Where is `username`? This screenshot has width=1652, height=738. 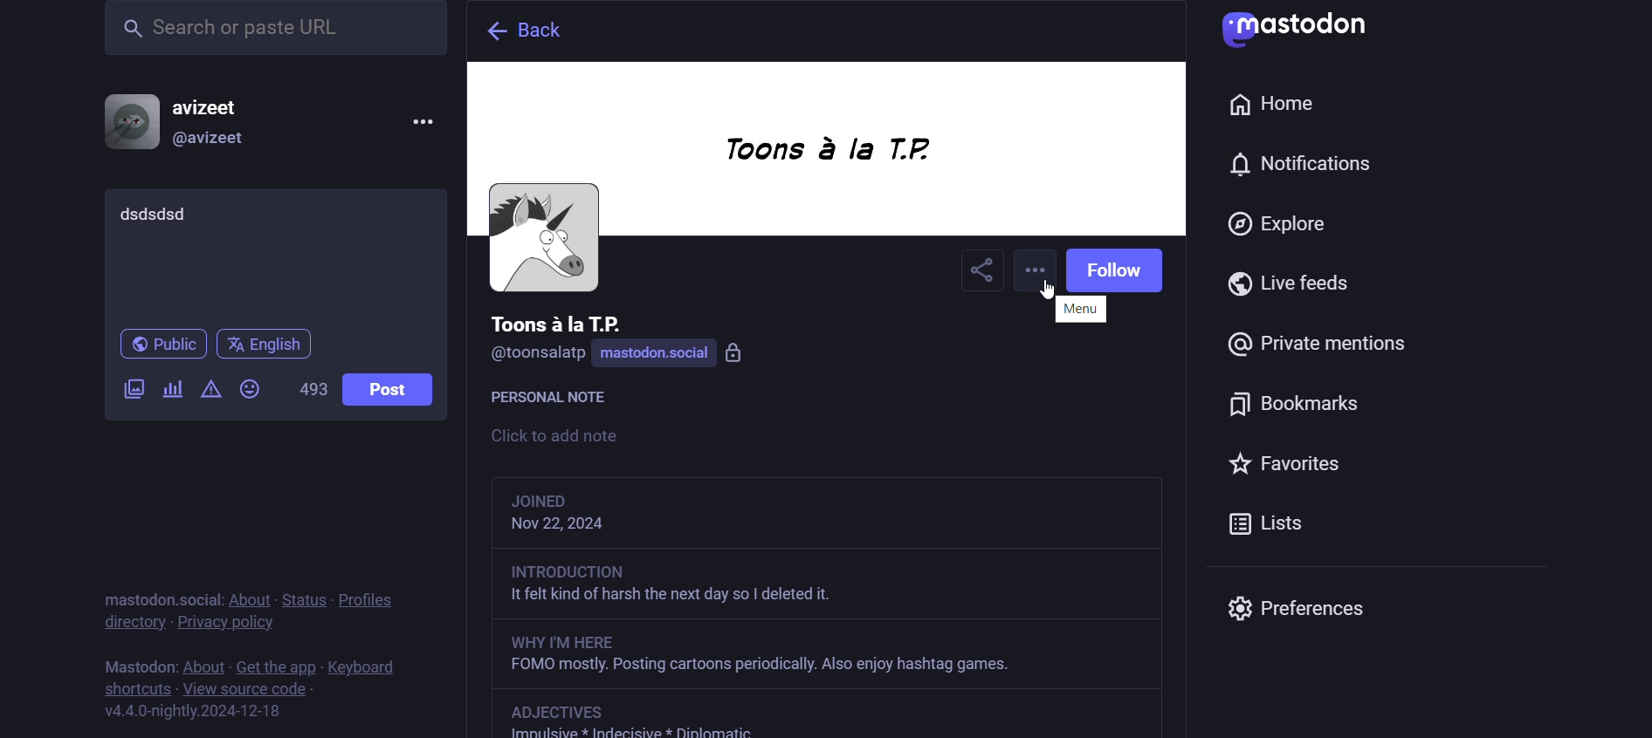 username is located at coordinates (557, 322).